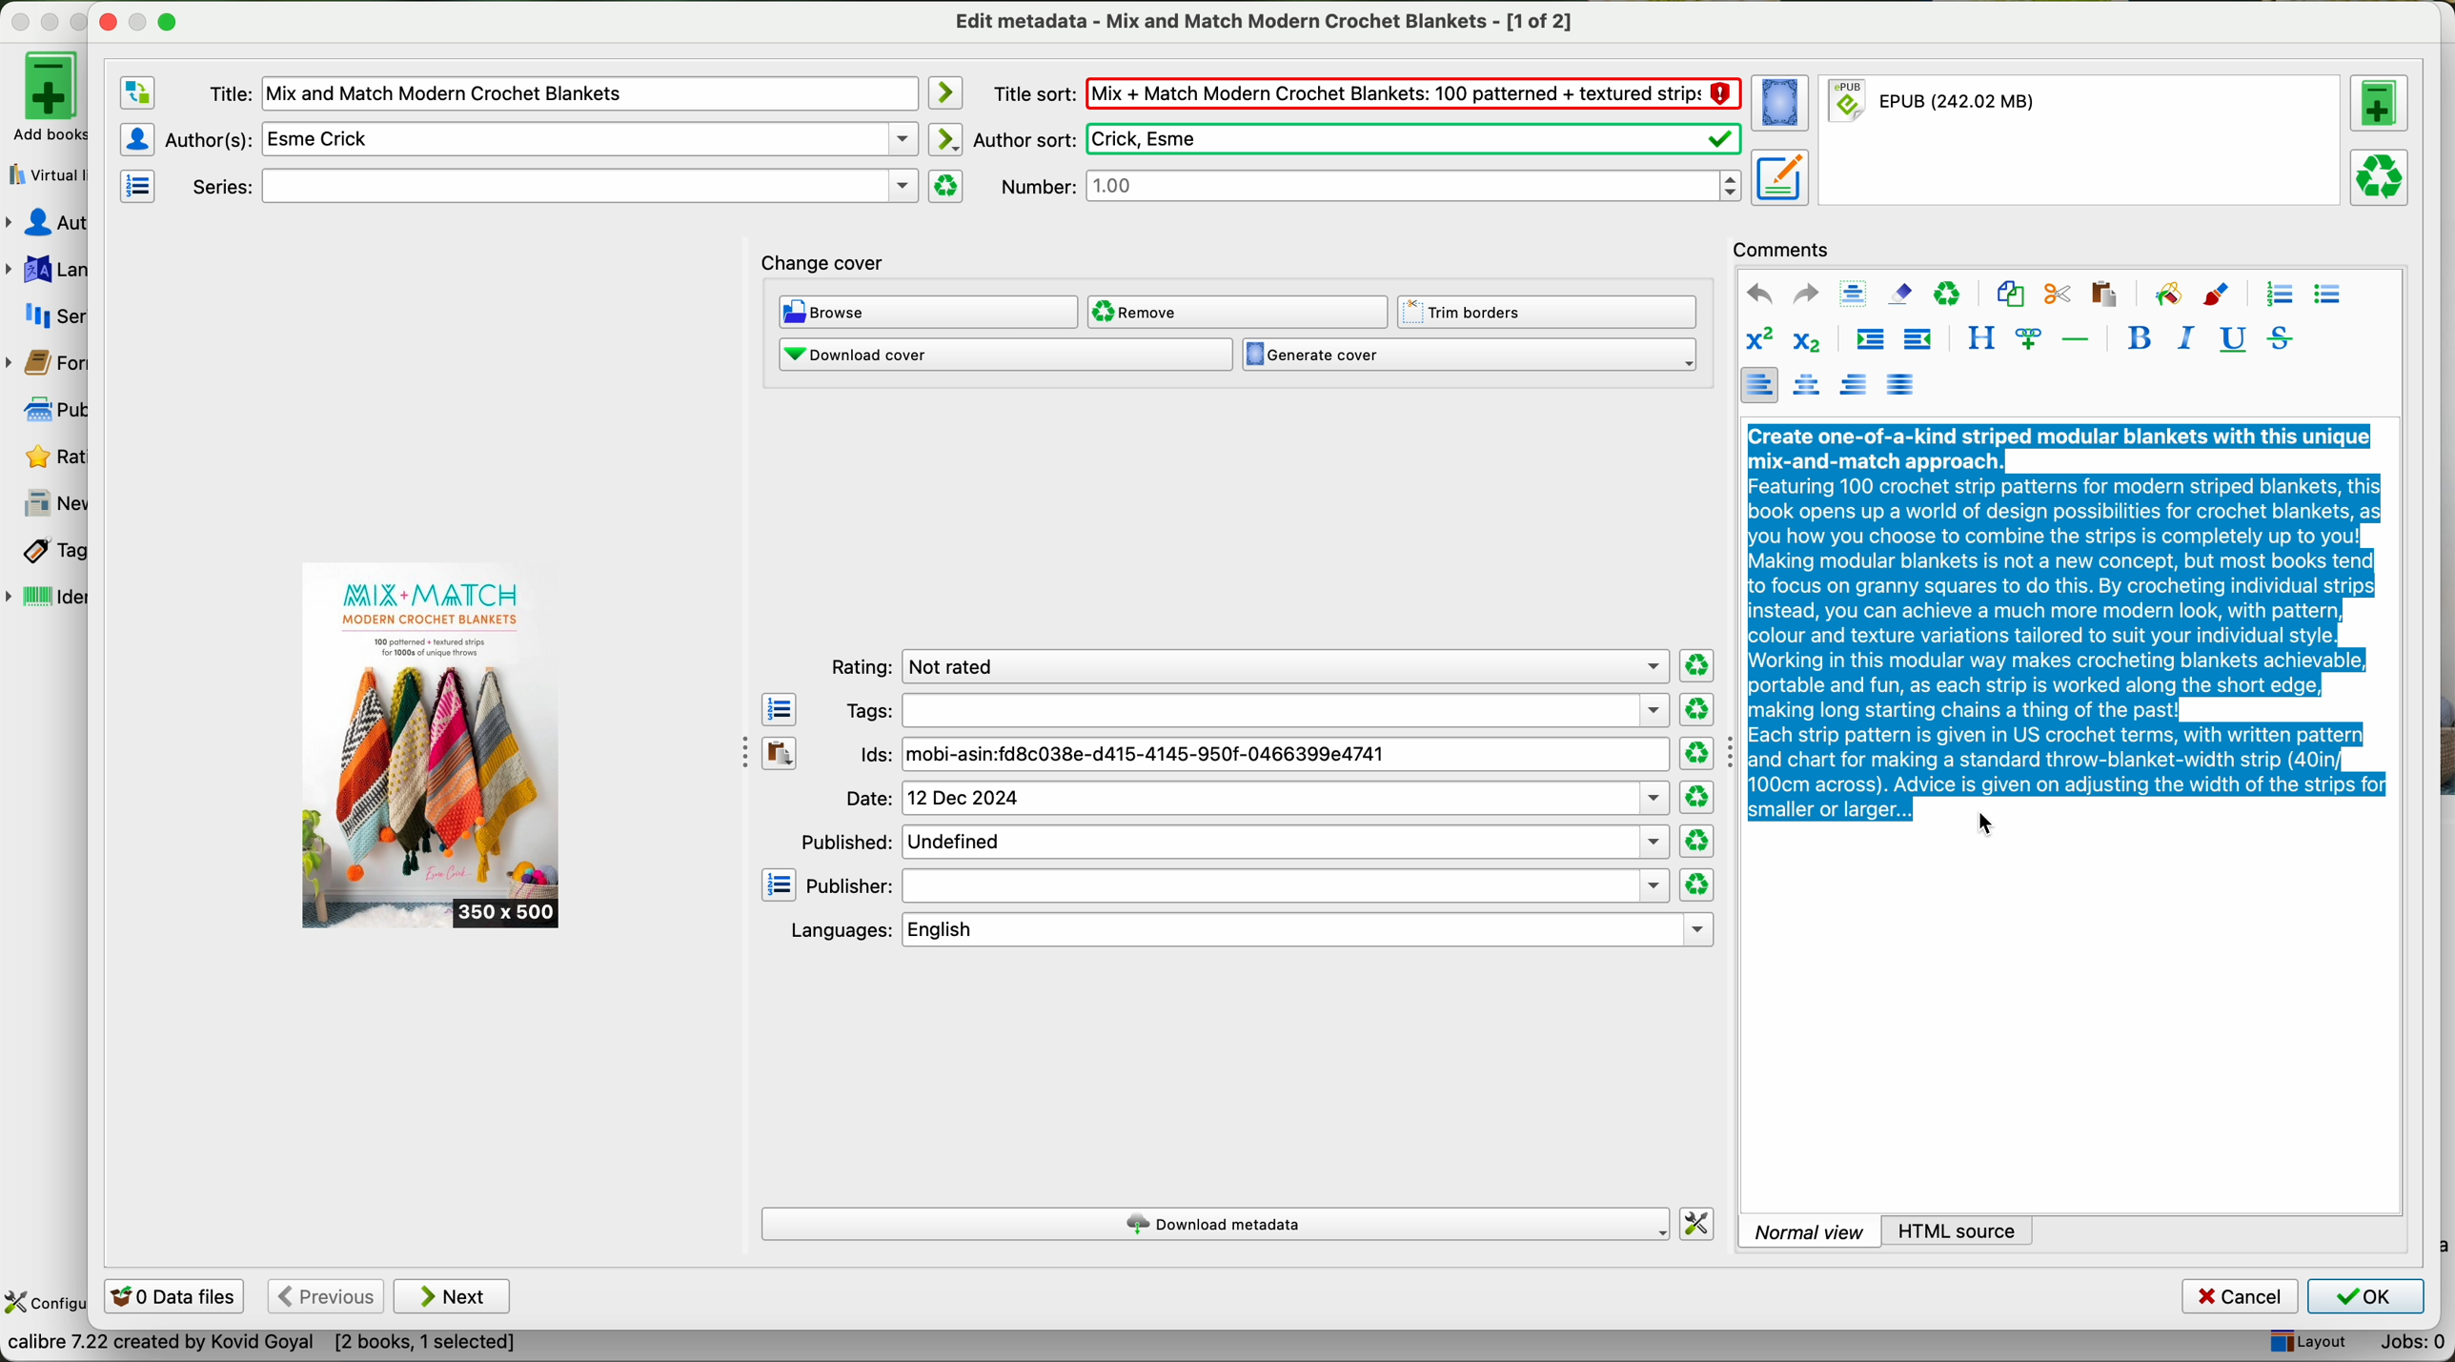 The height and width of the screenshot is (1362, 2455). What do you see at coordinates (943, 138) in the screenshot?
I see `automatically create de author sort` at bounding box center [943, 138].